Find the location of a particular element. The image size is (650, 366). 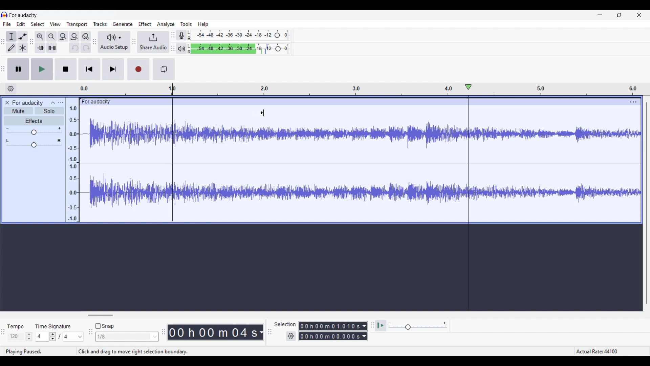

Recording level is located at coordinates (239, 35).